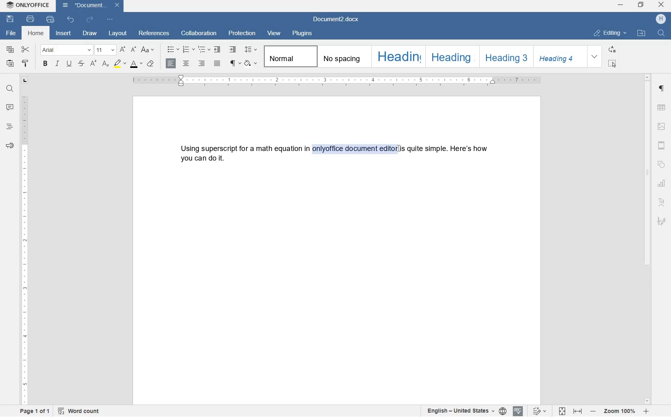  I want to click on copy, so click(10, 50).